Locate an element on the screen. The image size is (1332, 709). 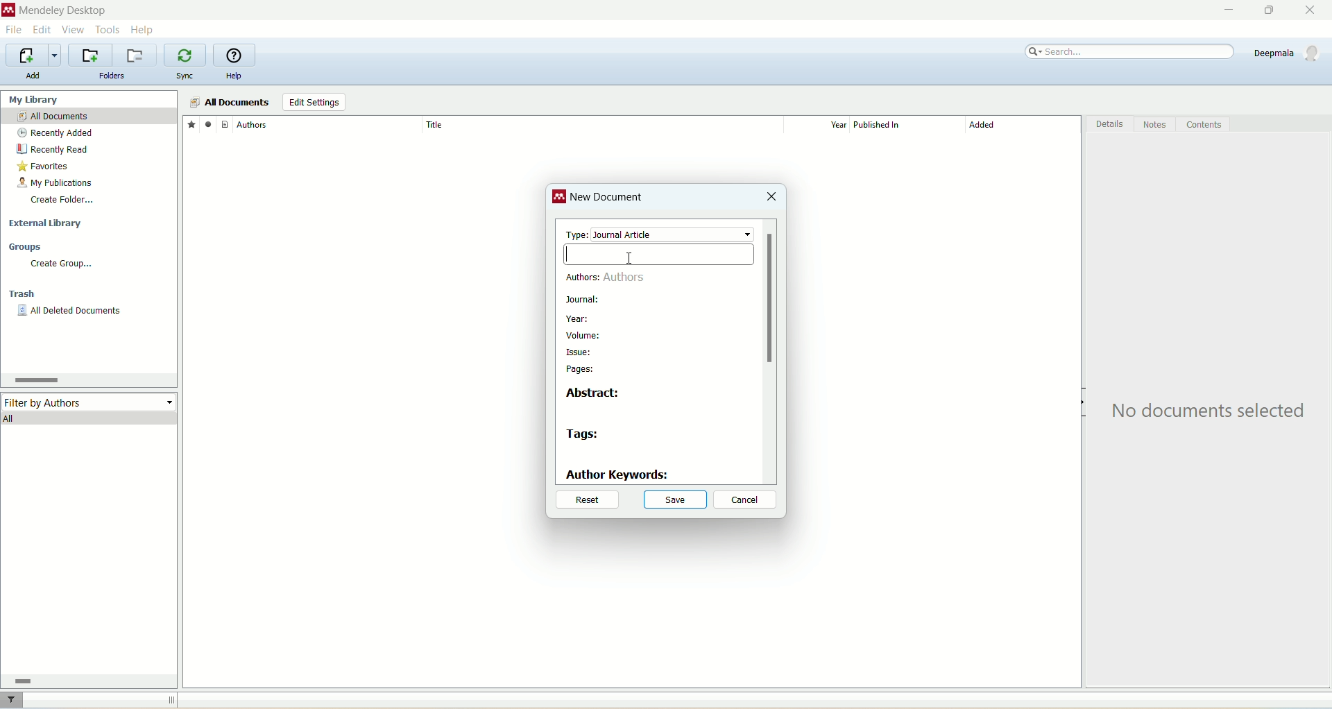
help is located at coordinates (144, 29).